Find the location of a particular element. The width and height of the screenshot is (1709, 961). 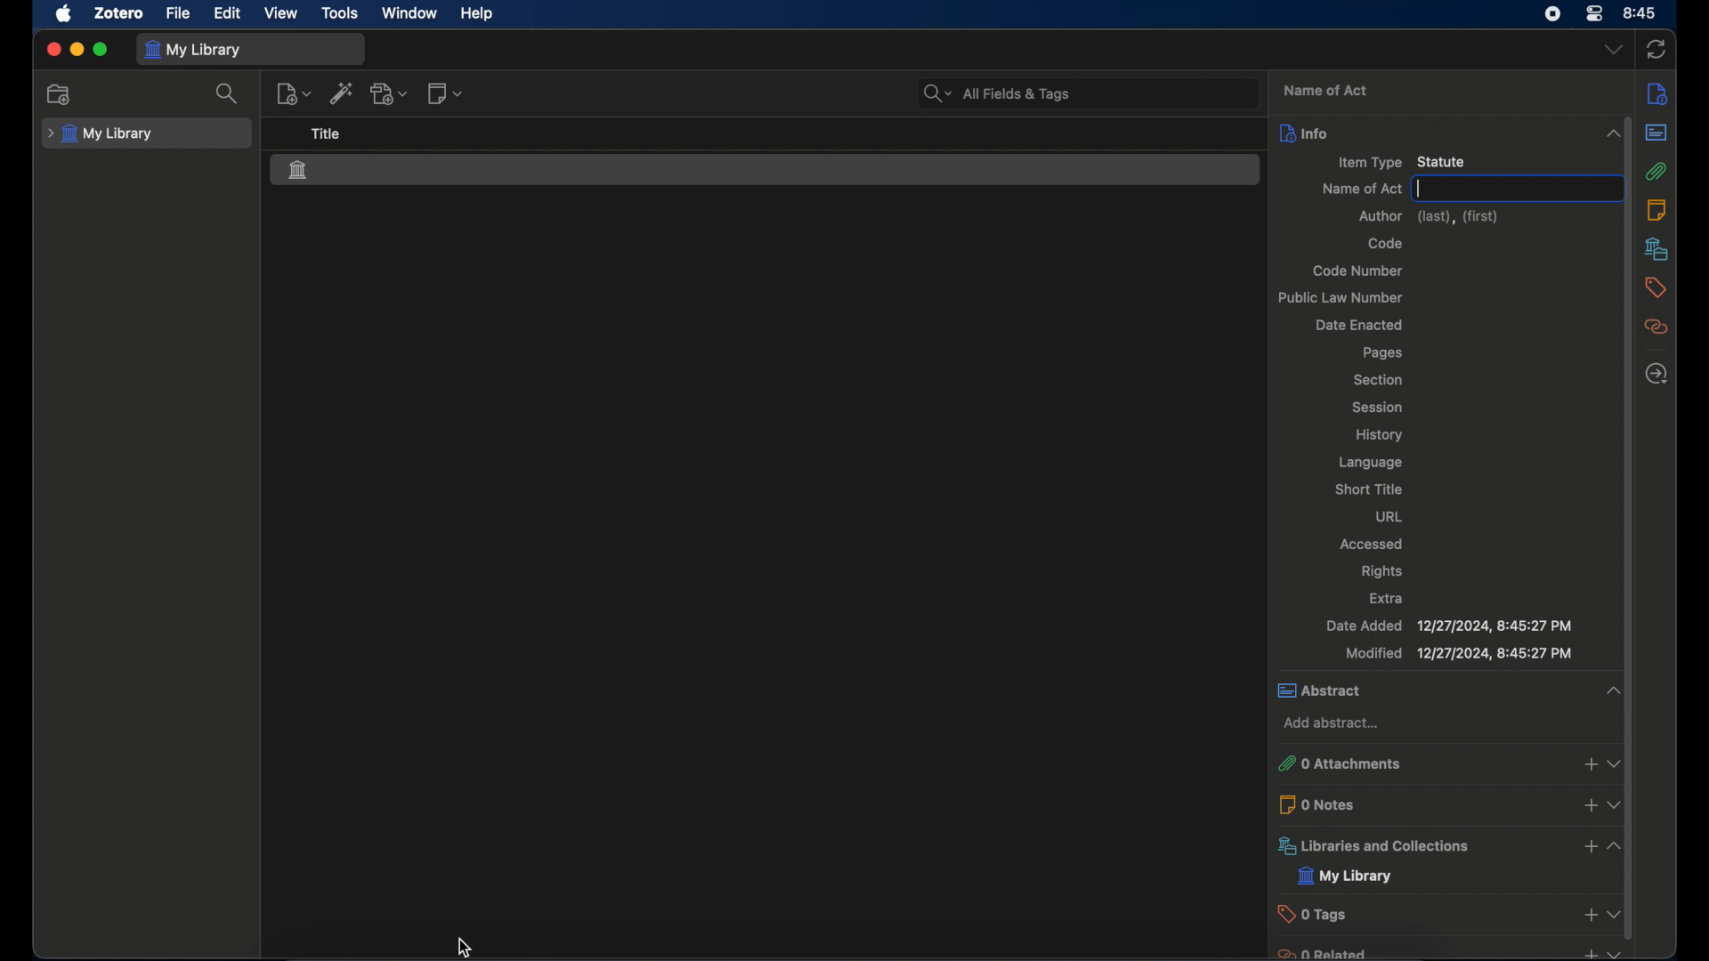

file is located at coordinates (177, 12).